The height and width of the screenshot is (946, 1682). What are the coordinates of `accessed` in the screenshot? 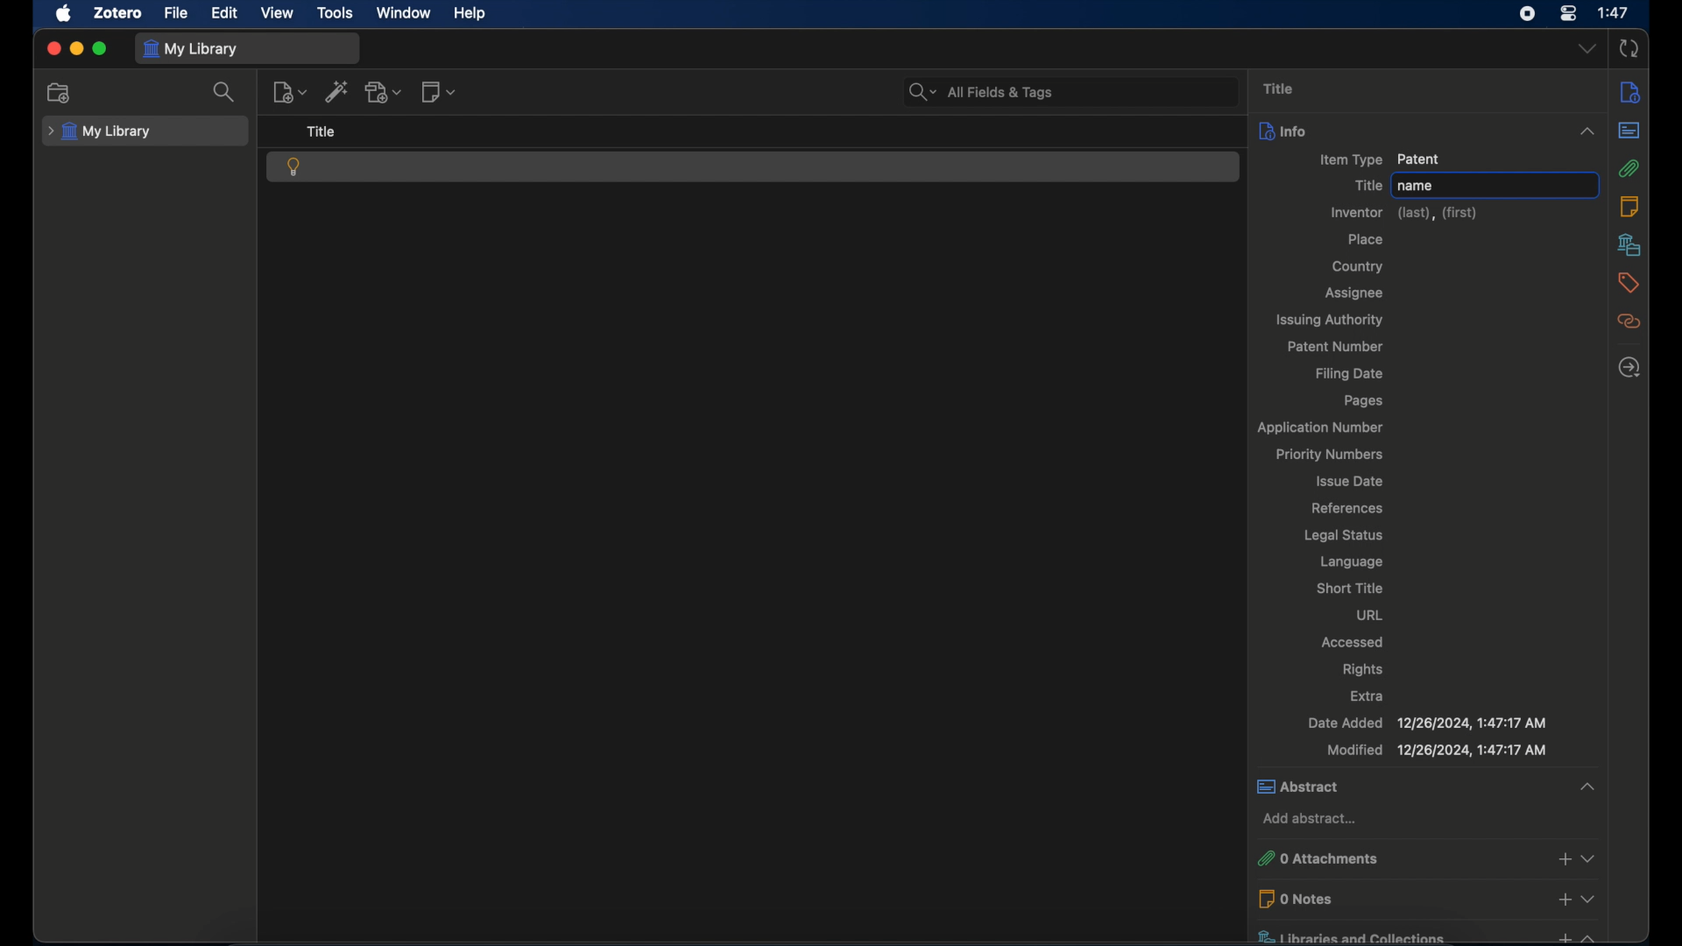 It's located at (1355, 642).